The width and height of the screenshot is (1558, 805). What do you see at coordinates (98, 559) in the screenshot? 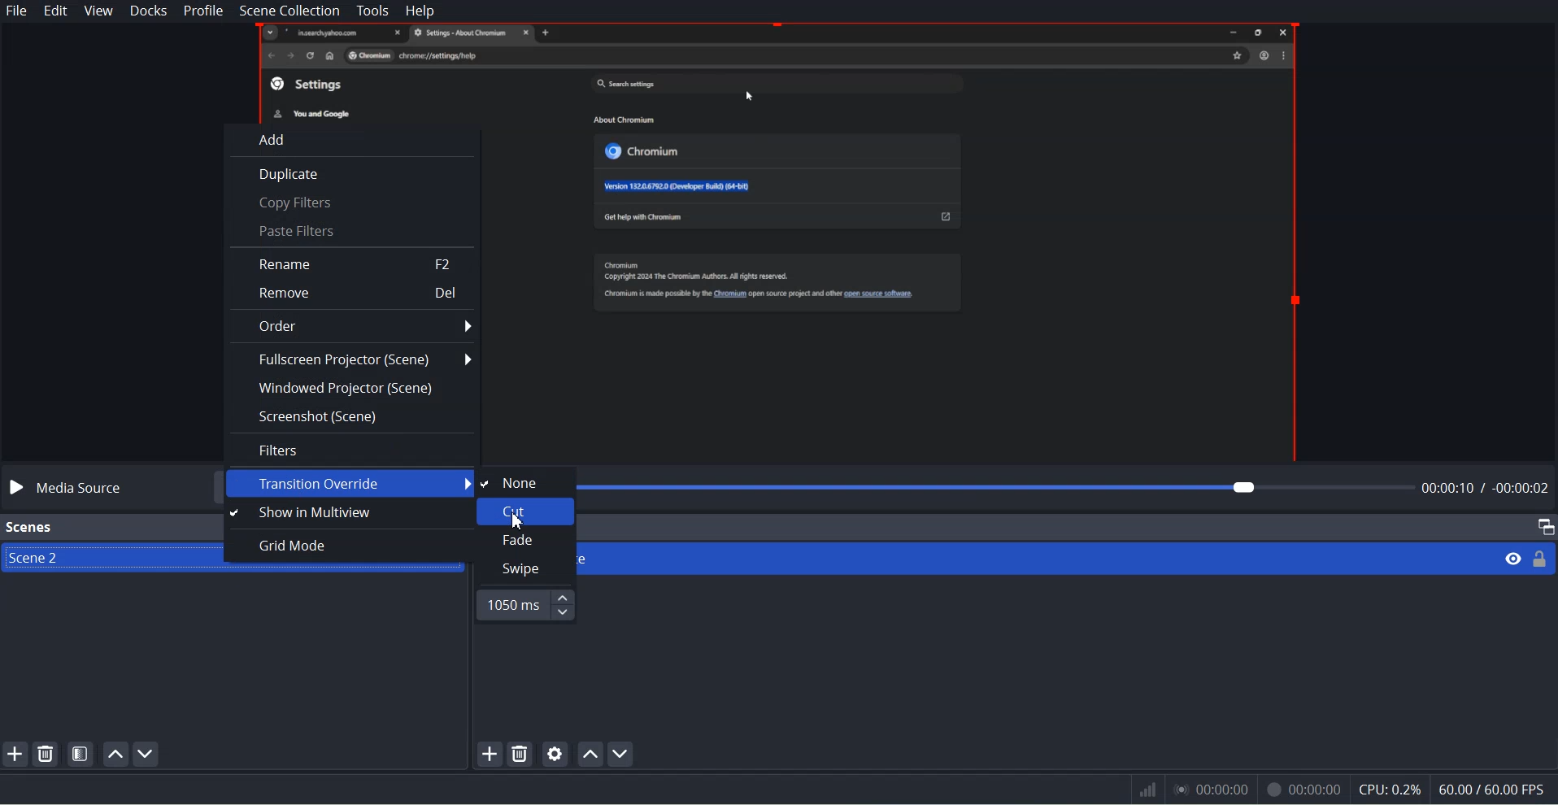
I see `Scene` at bounding box center [98, 559].